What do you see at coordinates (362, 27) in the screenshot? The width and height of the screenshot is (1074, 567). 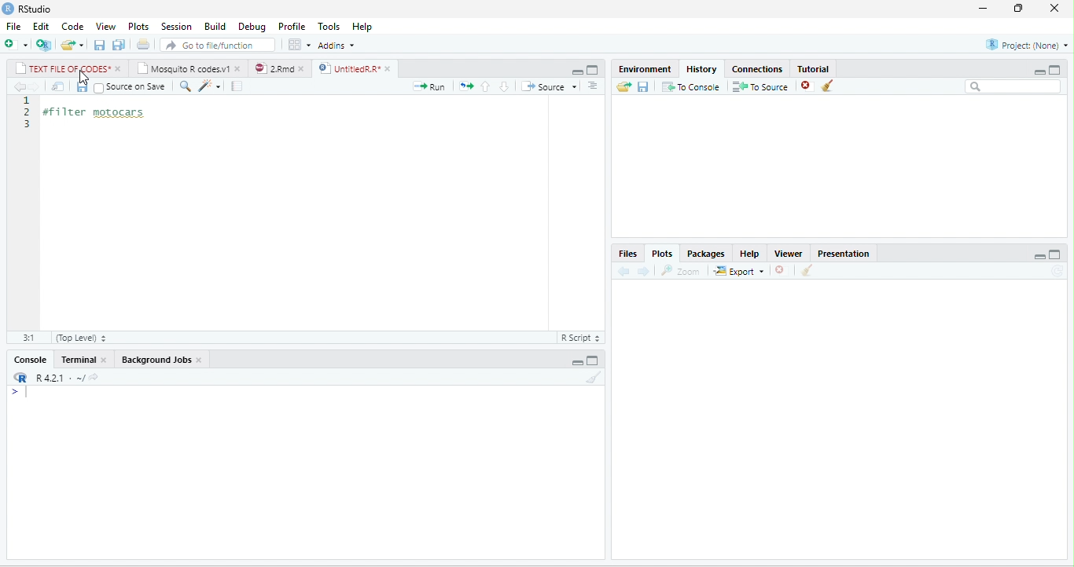 I see `Help` at bounding box center [362, 27].